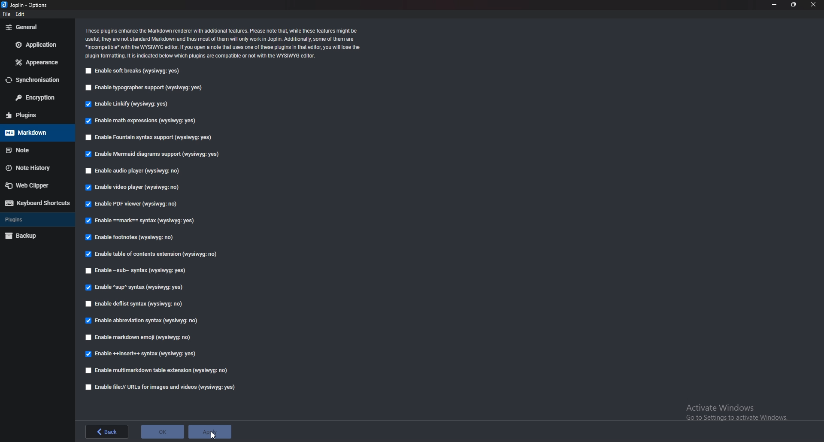 The width and height of the screenshot is (824, 442). I want to click on apply, so click(209, 432).